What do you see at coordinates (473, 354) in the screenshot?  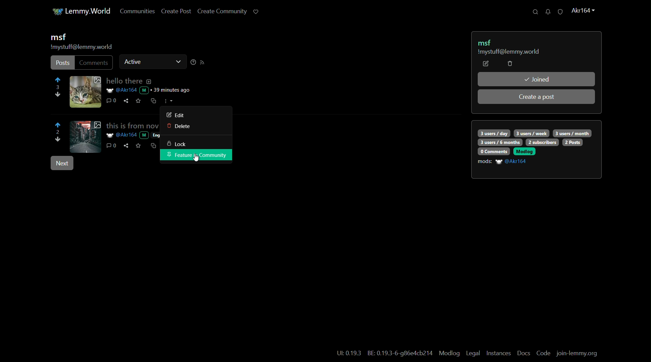 I see `legal` at bounding box center [473, 354].